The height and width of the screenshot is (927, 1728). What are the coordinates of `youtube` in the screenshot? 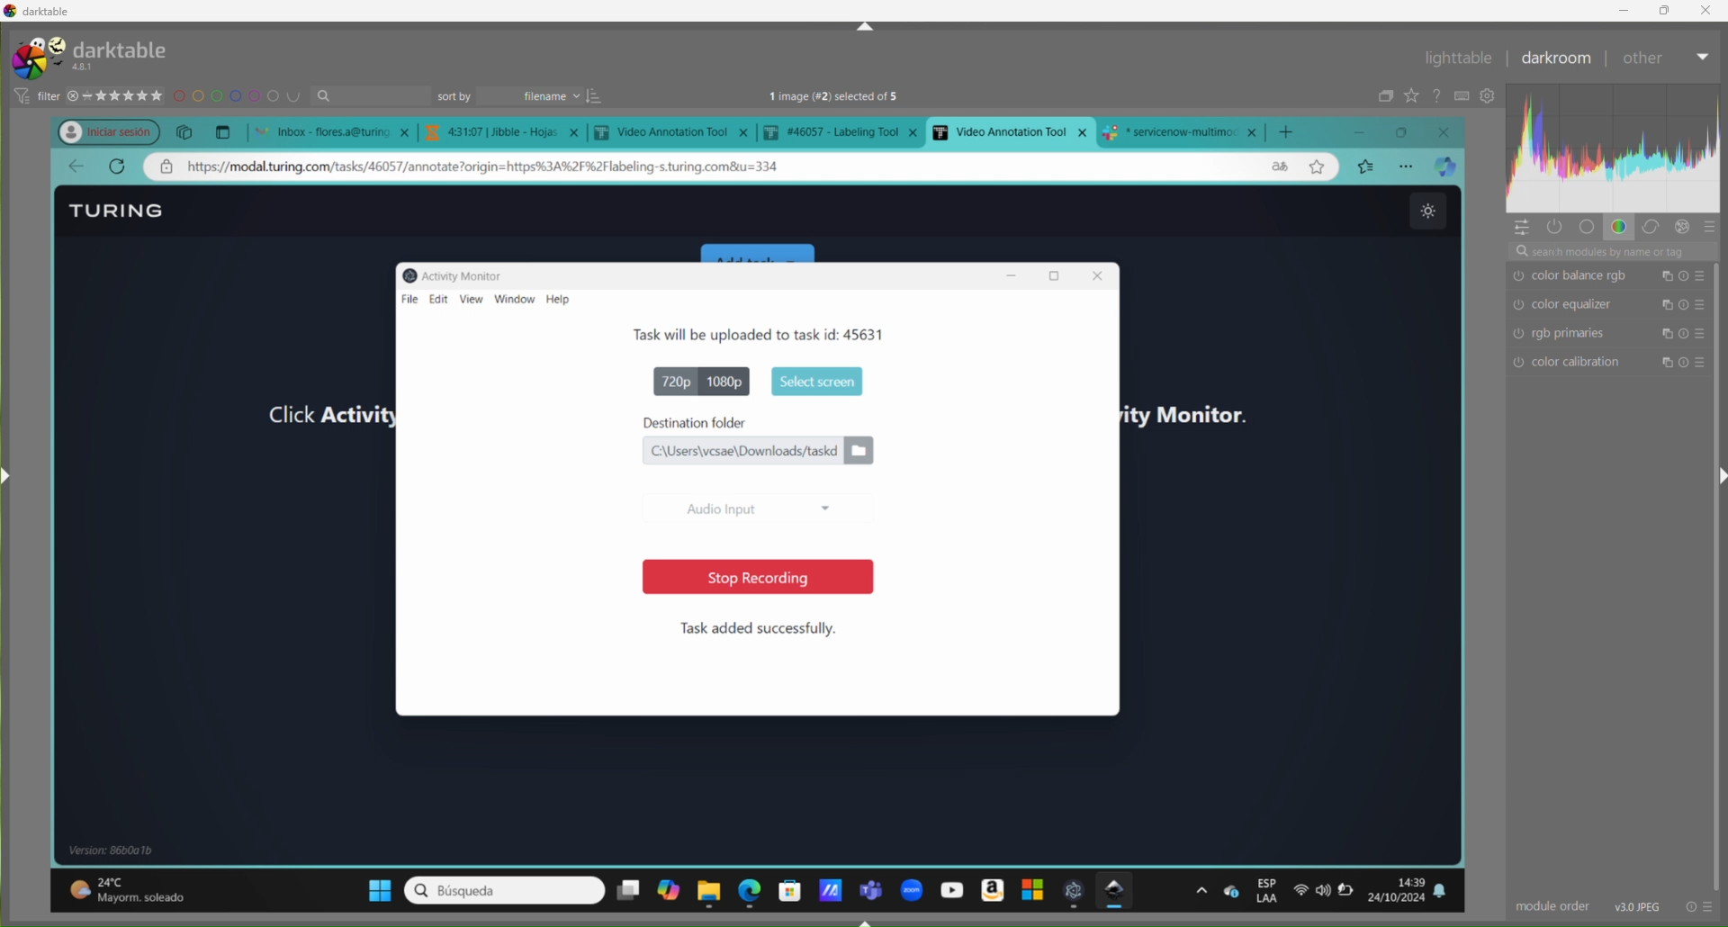 It's located at (949, 889).